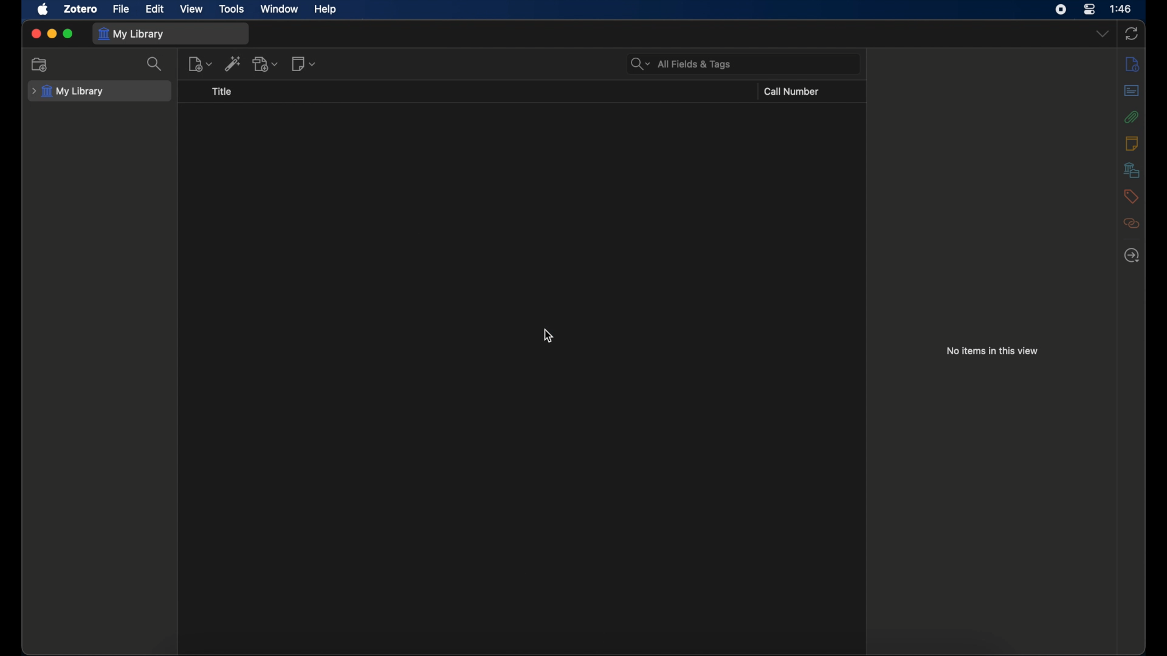  I want to click on related, so click(1131, 223).